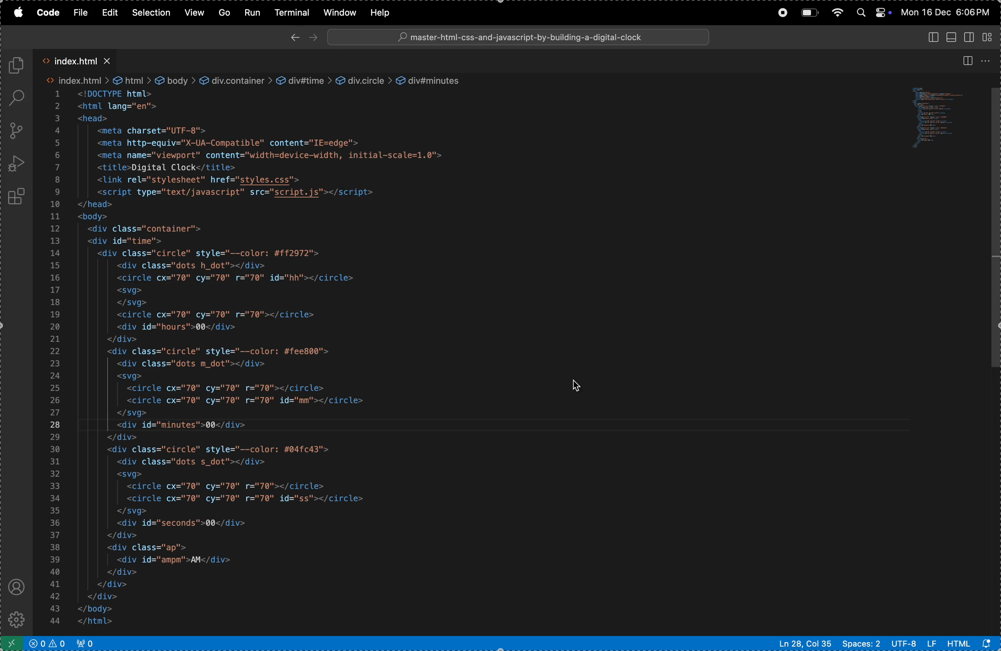 This screenshot has width=1001, height=651. I want to click on Go, so click(225, 12).